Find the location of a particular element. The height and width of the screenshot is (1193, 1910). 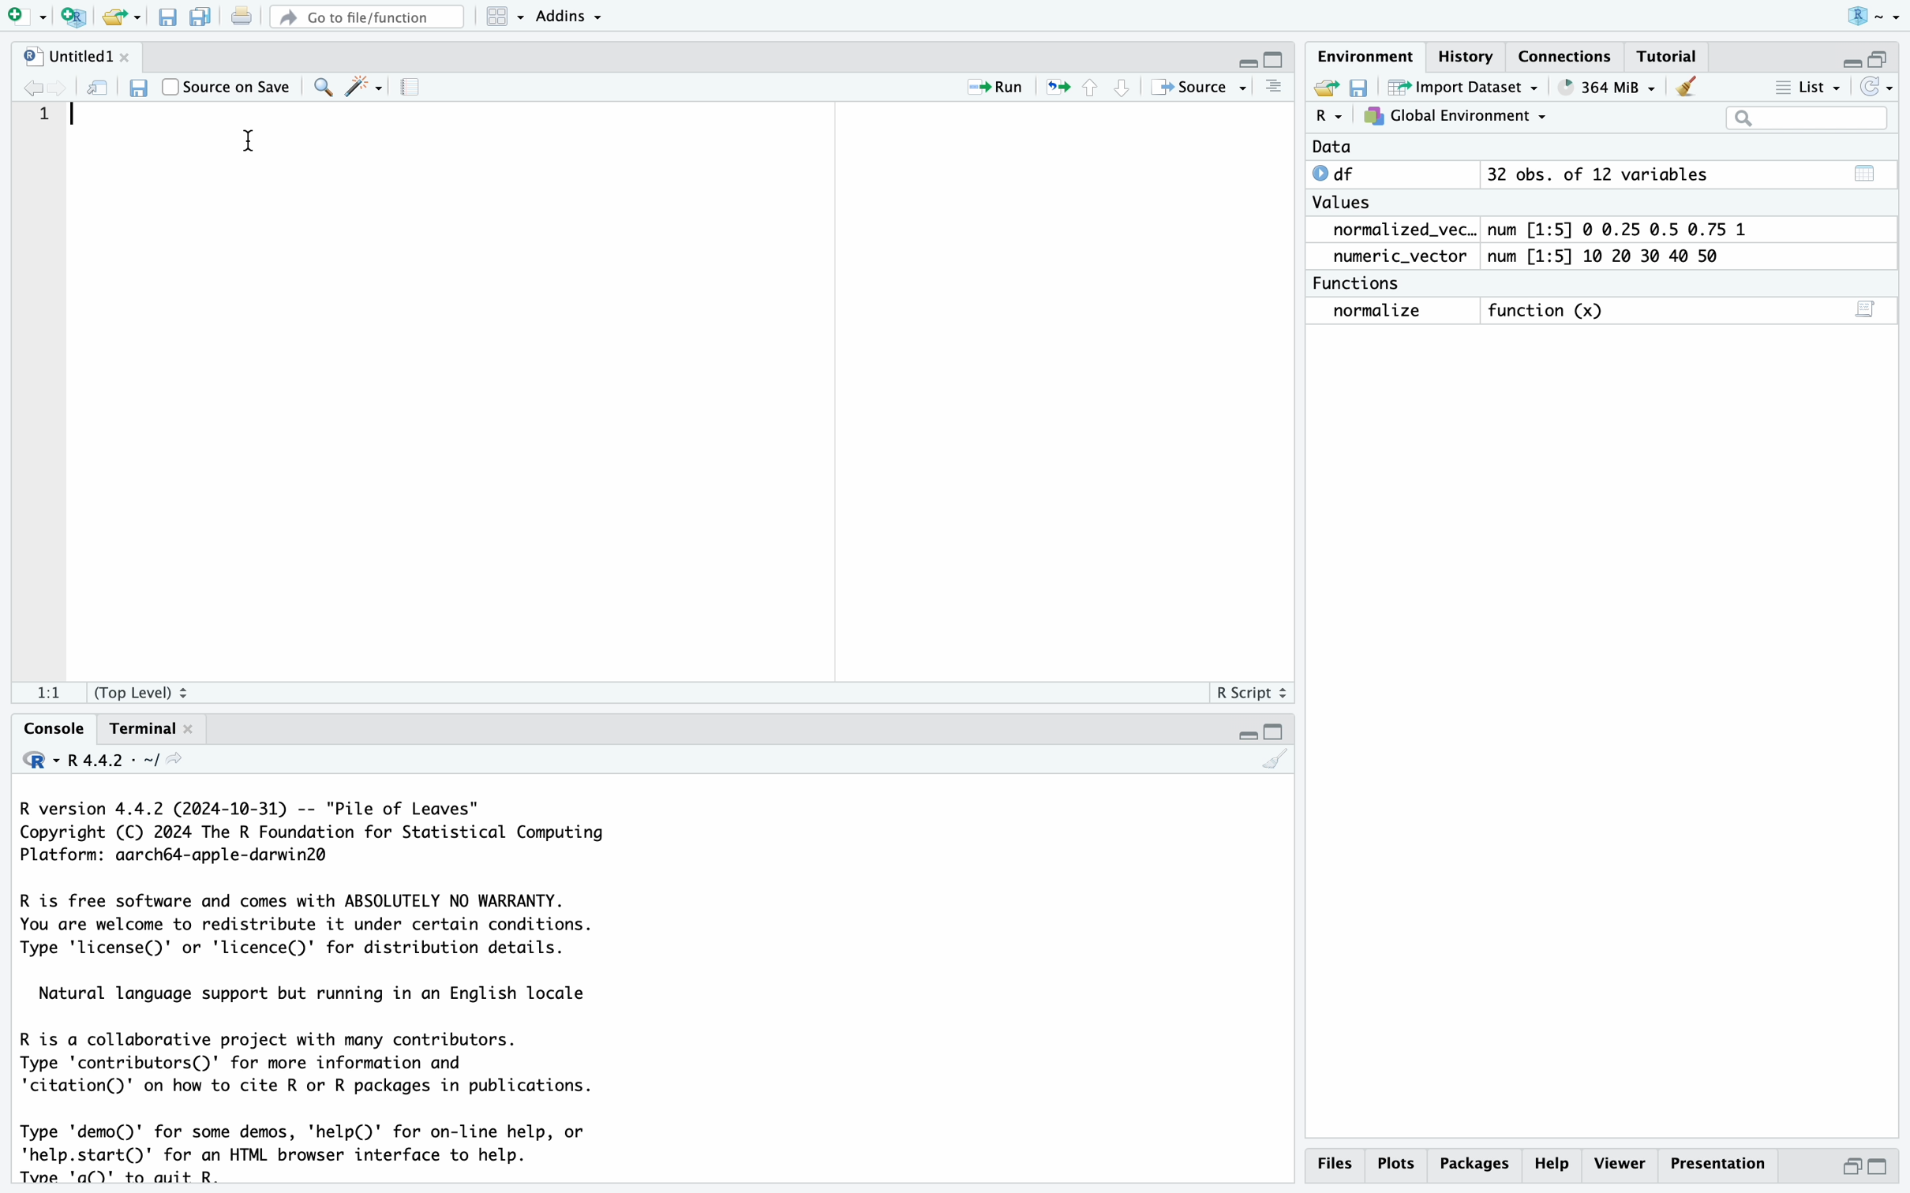

Back is located at coordinates (33, 87).